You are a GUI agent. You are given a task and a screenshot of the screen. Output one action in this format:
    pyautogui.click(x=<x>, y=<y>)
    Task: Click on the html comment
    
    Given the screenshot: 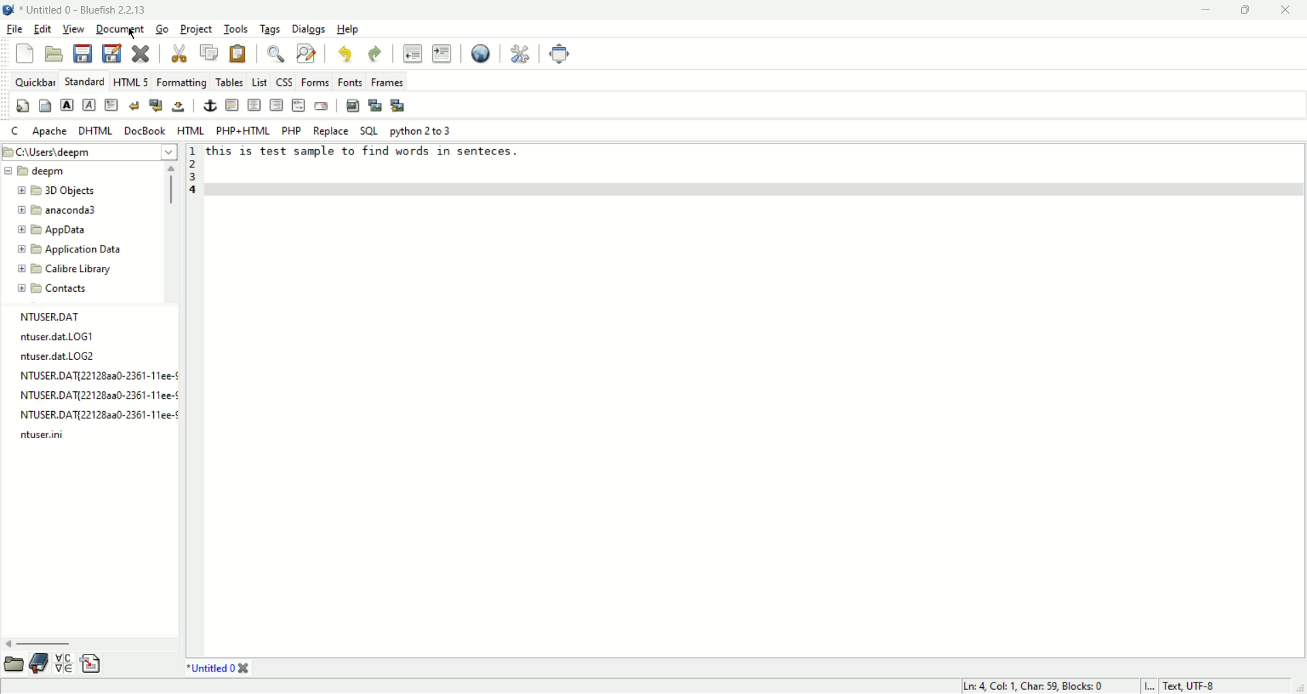 What is the action you would take?
    pyautogui.click(x=299, y=105)
    